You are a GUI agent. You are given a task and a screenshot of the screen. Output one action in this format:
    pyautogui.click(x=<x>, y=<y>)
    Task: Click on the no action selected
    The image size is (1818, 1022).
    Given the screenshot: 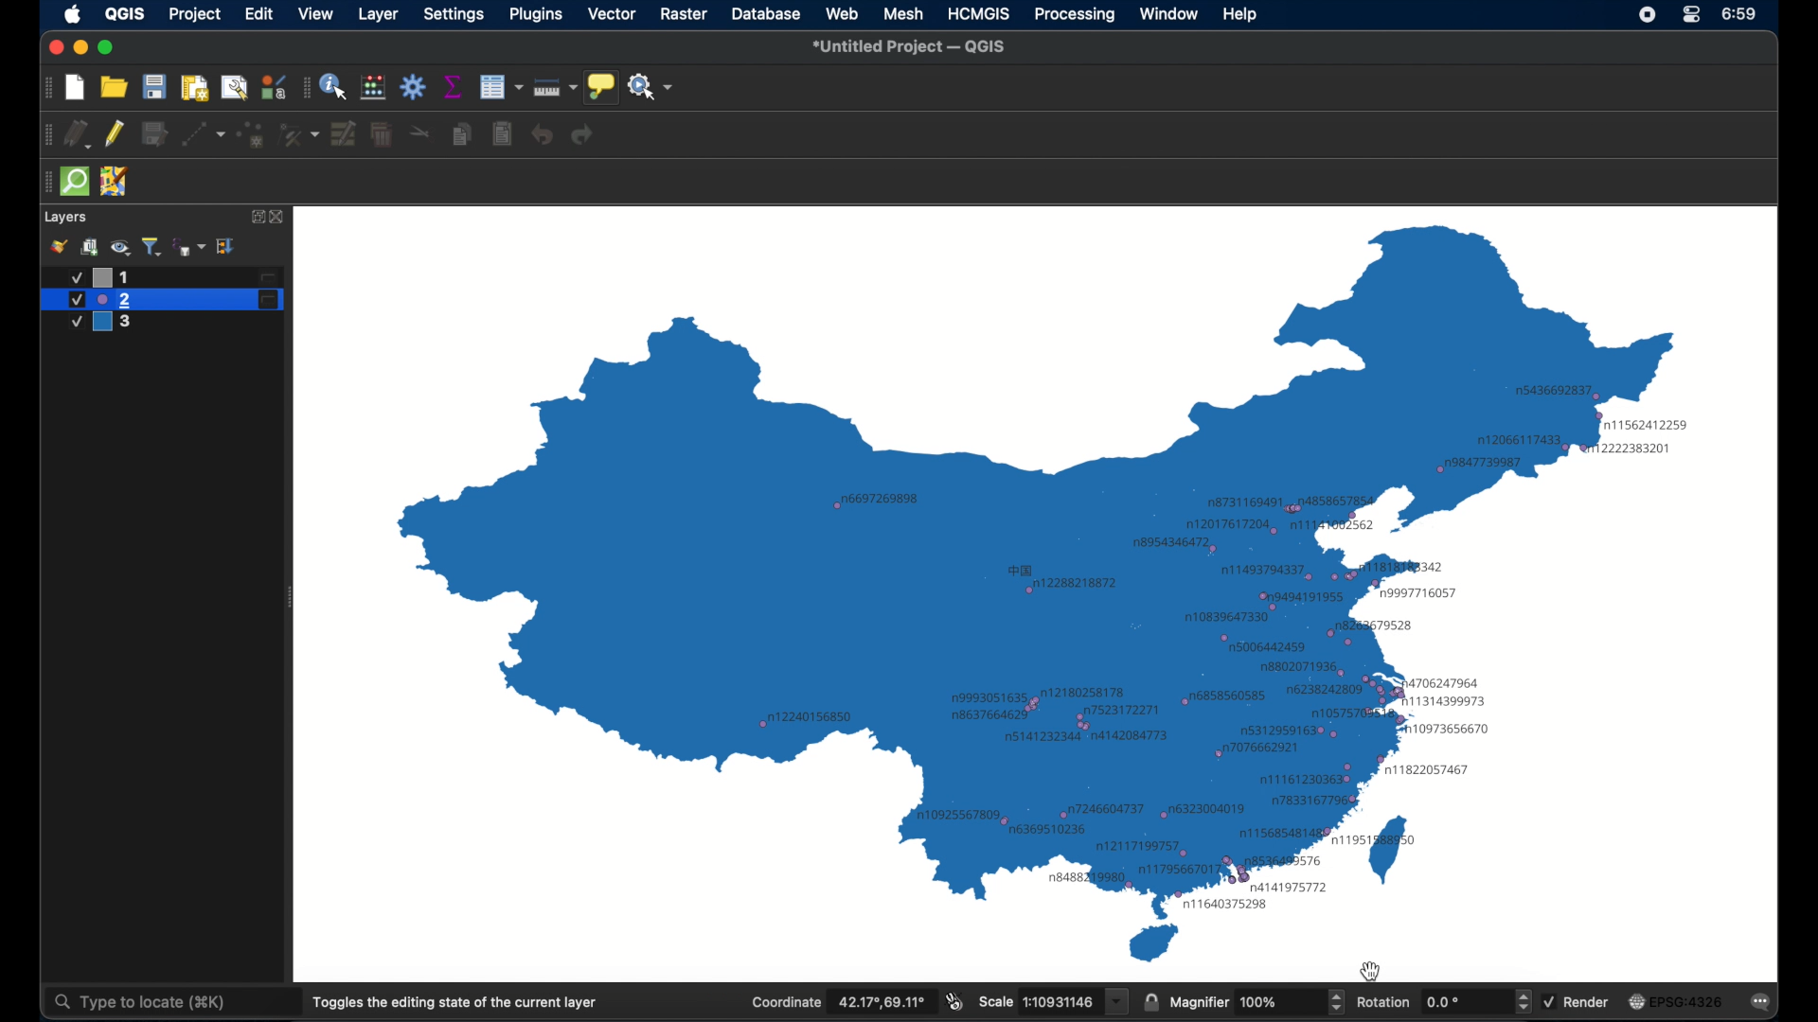 What is the action you would take?
    pyautogui.click(x=651, y=86)
    